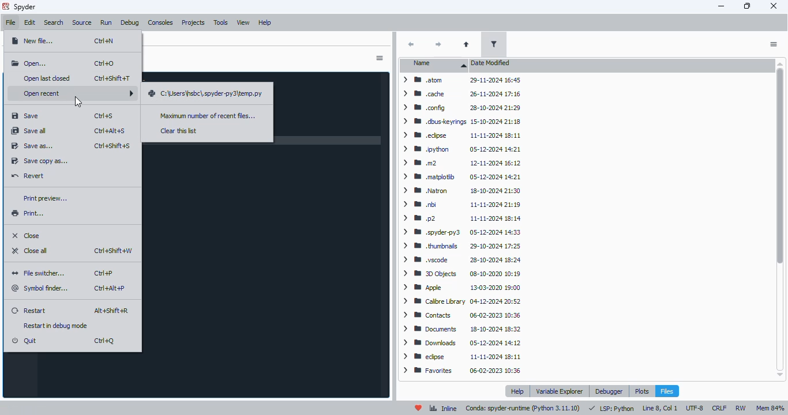  Describe the element at coordinates (460, 107) in the screenshot. I see `> MW config 28-10-2024 21:29` at that location.